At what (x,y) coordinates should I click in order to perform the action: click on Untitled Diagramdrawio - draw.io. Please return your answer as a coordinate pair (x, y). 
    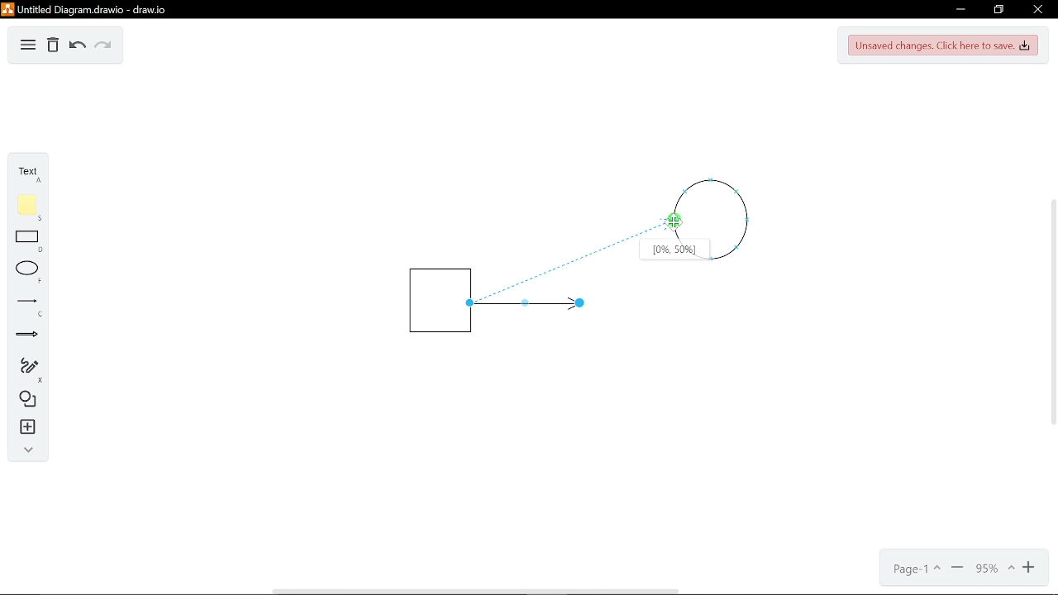
    Looking at the image, I should click on (86, 9).